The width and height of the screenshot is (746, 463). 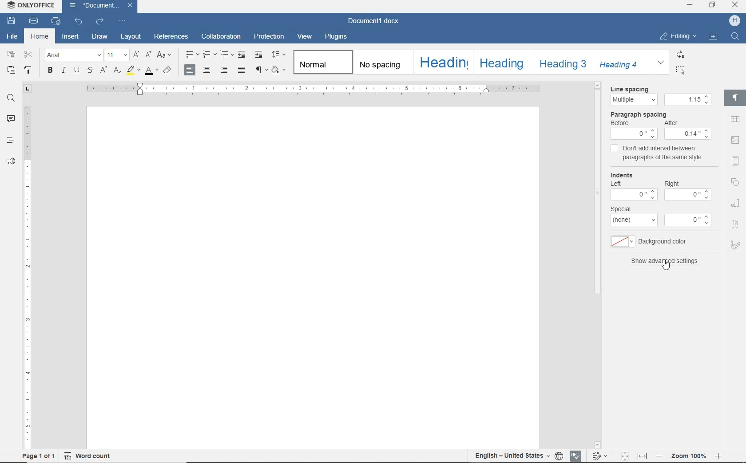 I want to click on heading2, so click(x=501, y=63).